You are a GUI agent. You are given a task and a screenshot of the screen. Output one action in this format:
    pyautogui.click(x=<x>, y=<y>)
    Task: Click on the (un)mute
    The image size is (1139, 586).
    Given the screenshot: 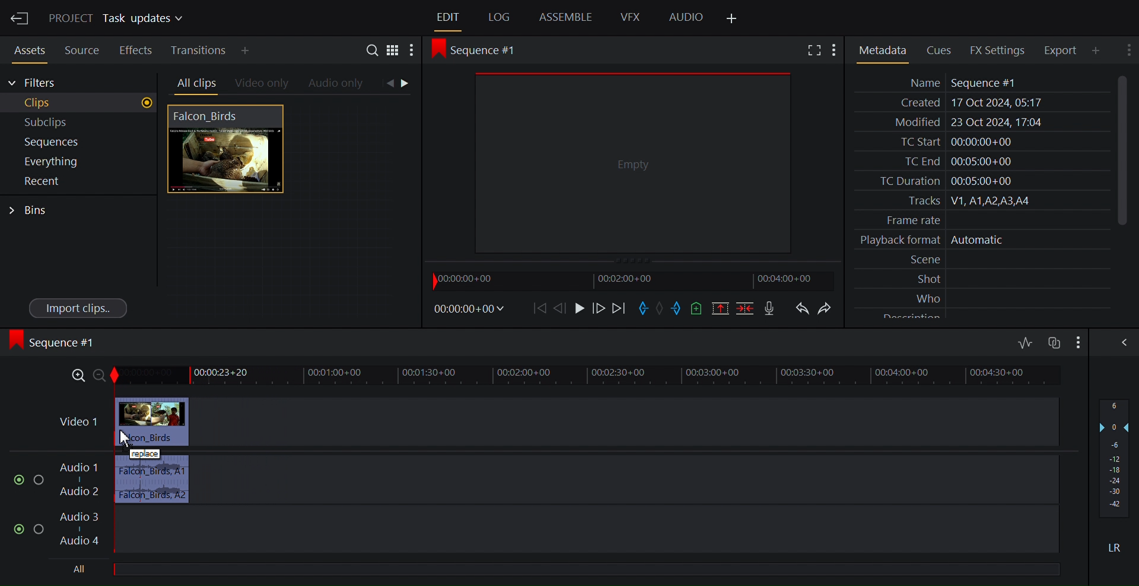 What is the action you would take?
    pyautogui.click(x=20, y=480)
    